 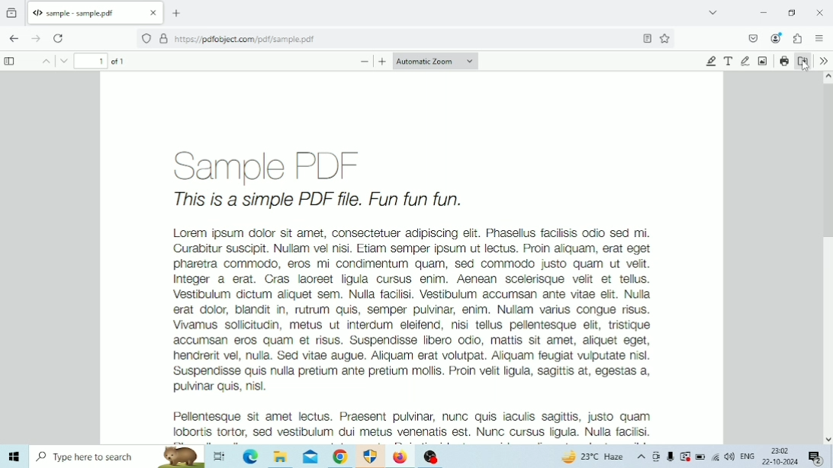 I want to click on Temperature, so click(x=592, y=457).